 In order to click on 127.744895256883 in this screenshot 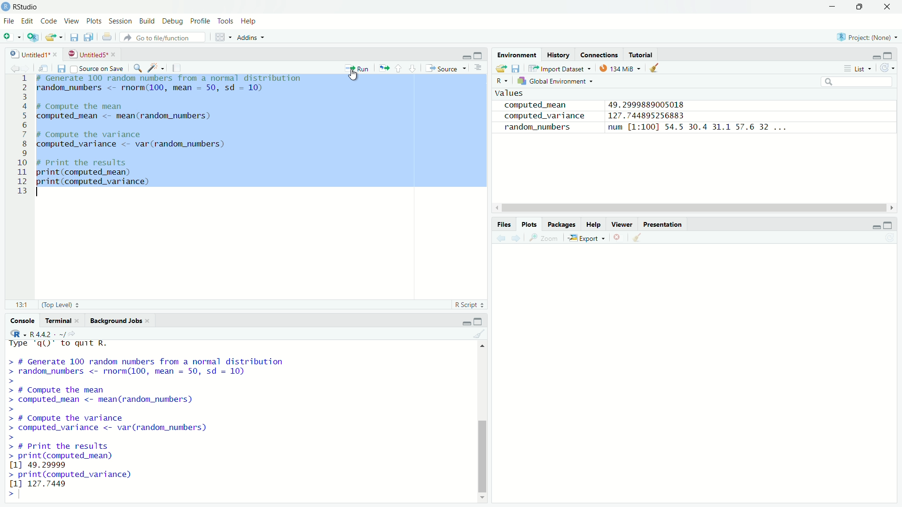, I will do `click(649, 116)`.